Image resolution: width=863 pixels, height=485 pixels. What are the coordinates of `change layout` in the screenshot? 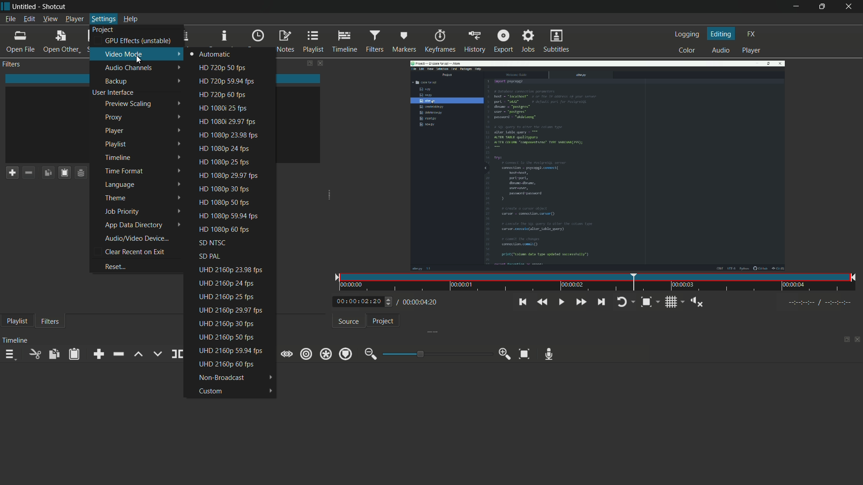 It's located at (307, 64).